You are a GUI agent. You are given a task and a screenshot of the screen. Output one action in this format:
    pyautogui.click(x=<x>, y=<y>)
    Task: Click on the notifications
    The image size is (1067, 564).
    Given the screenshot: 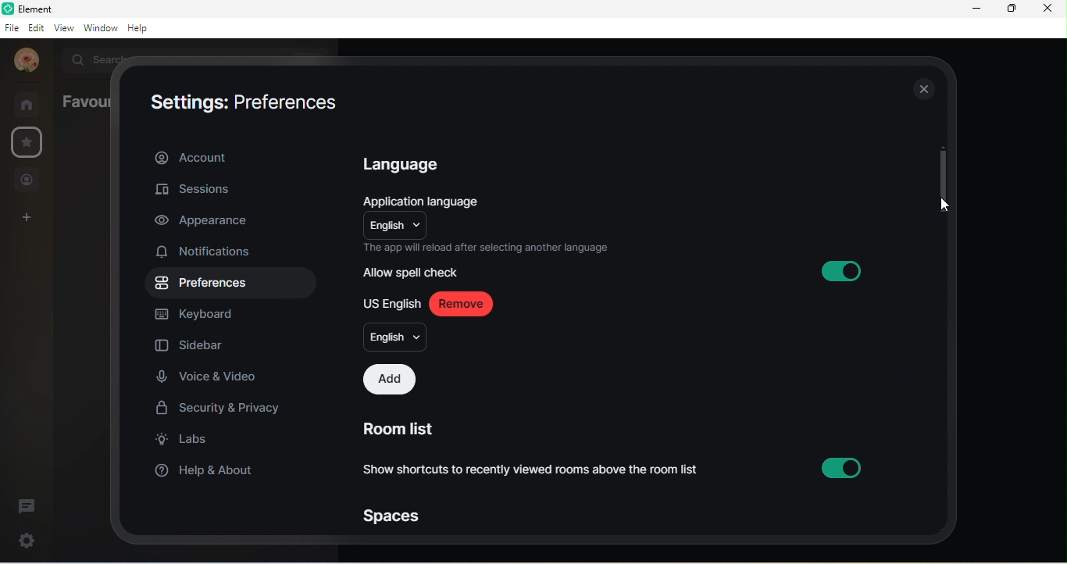 What is the action you would take?
    pyautogui.click(x=211, y=253)
    